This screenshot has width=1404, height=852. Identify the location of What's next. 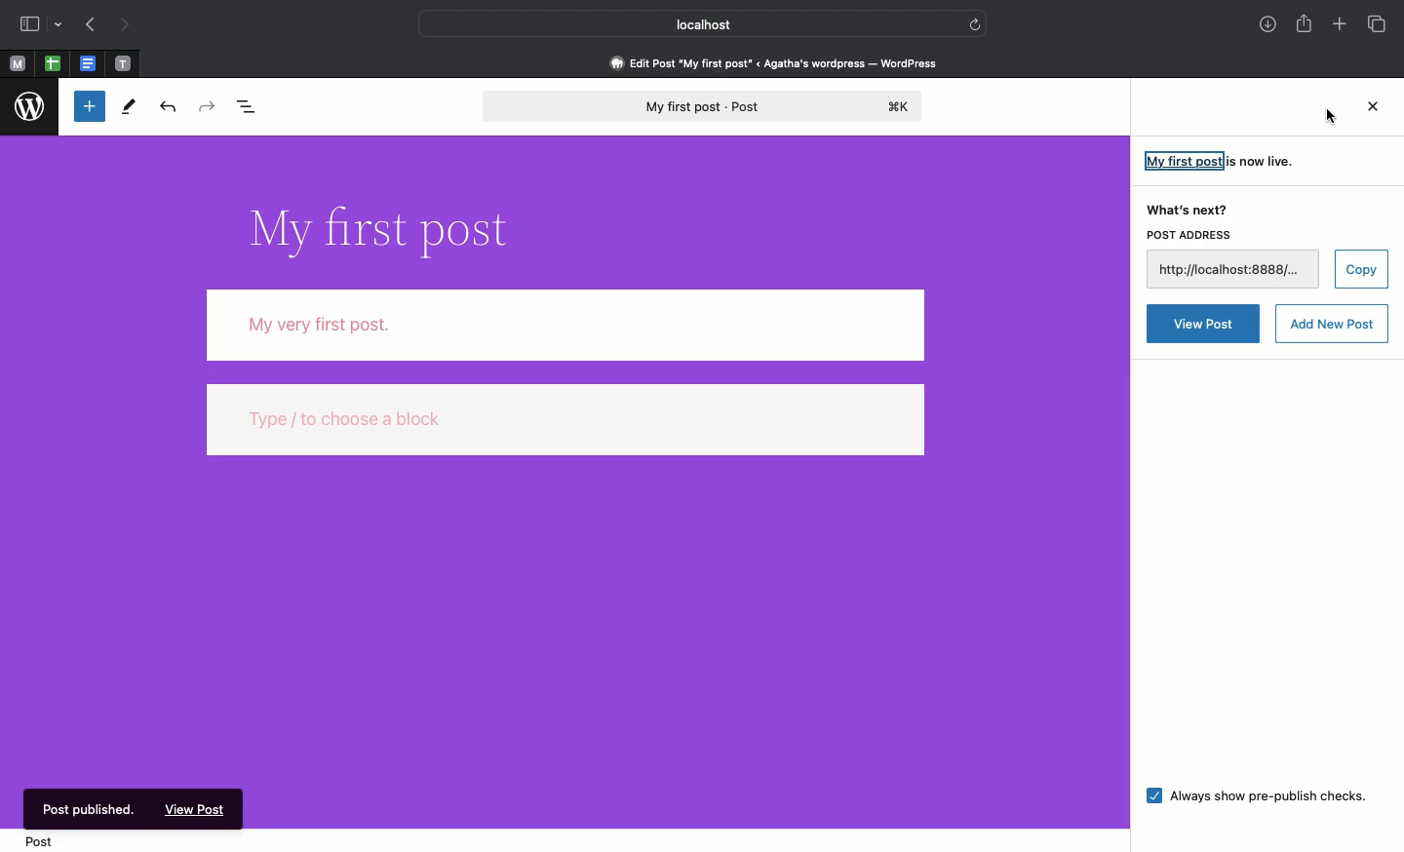
(1185, 207).